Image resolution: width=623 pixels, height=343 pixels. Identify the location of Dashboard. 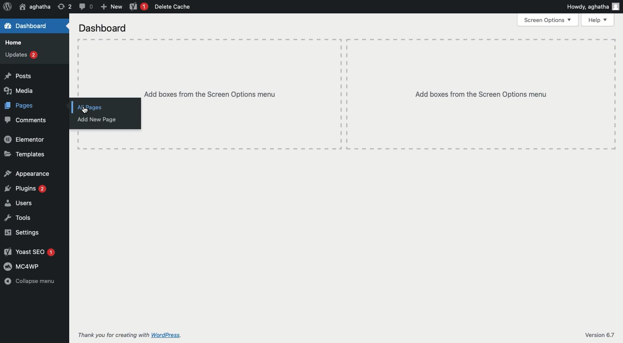
(27, 26).